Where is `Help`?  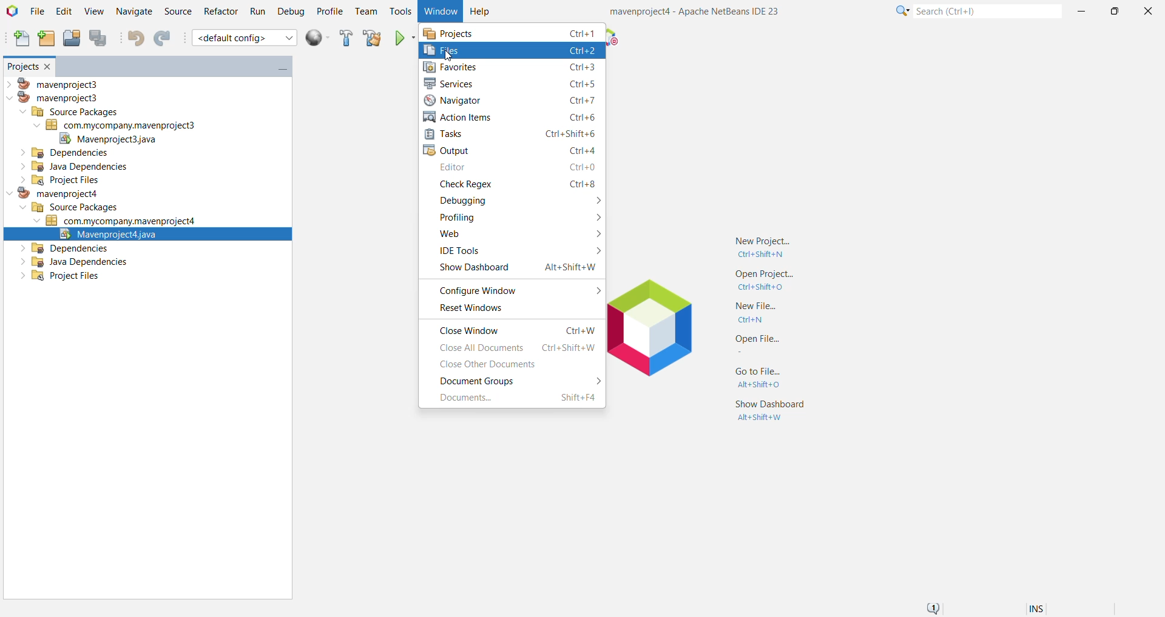
Help is located at coordinates (481, 12).